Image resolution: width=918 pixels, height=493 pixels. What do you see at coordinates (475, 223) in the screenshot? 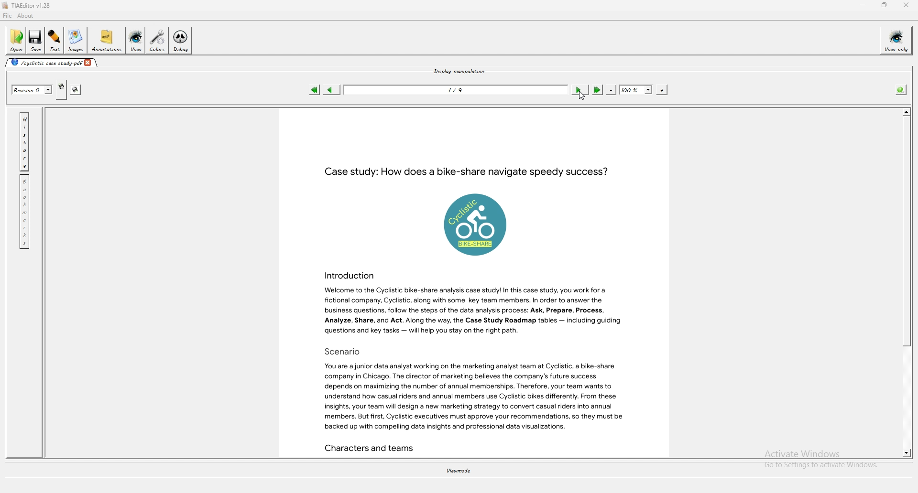
I see `logo` at bounding box center [475, 223].